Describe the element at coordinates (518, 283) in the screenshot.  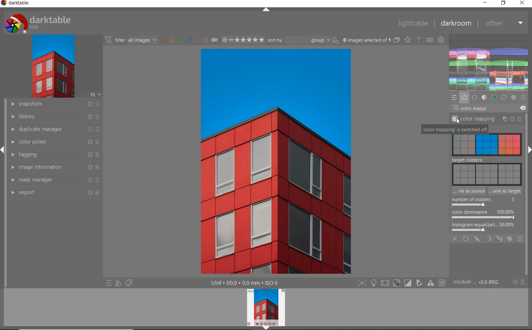
I see `reset or preset & preference` at that location.